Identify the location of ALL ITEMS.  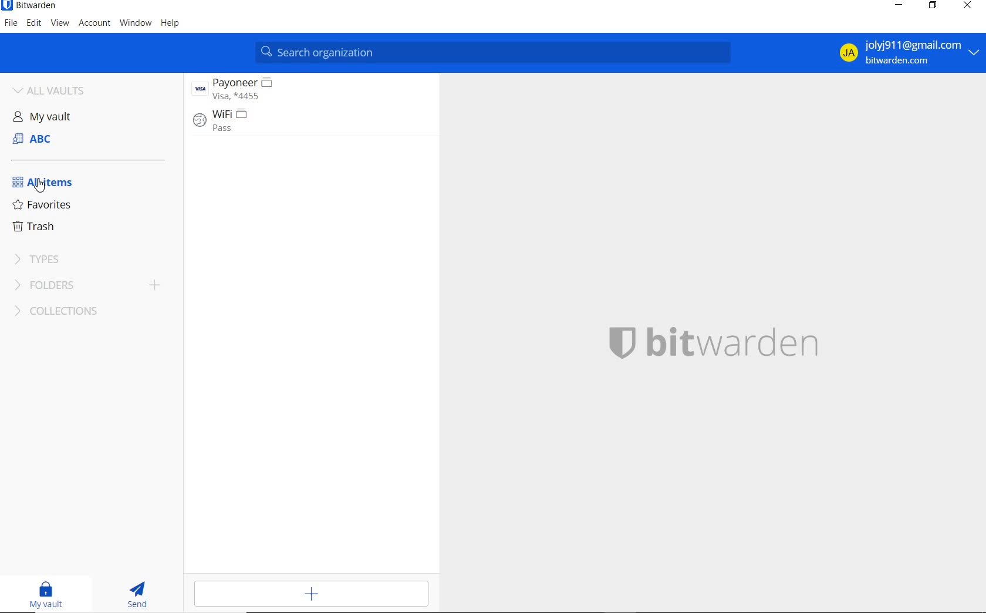
(45, 182).